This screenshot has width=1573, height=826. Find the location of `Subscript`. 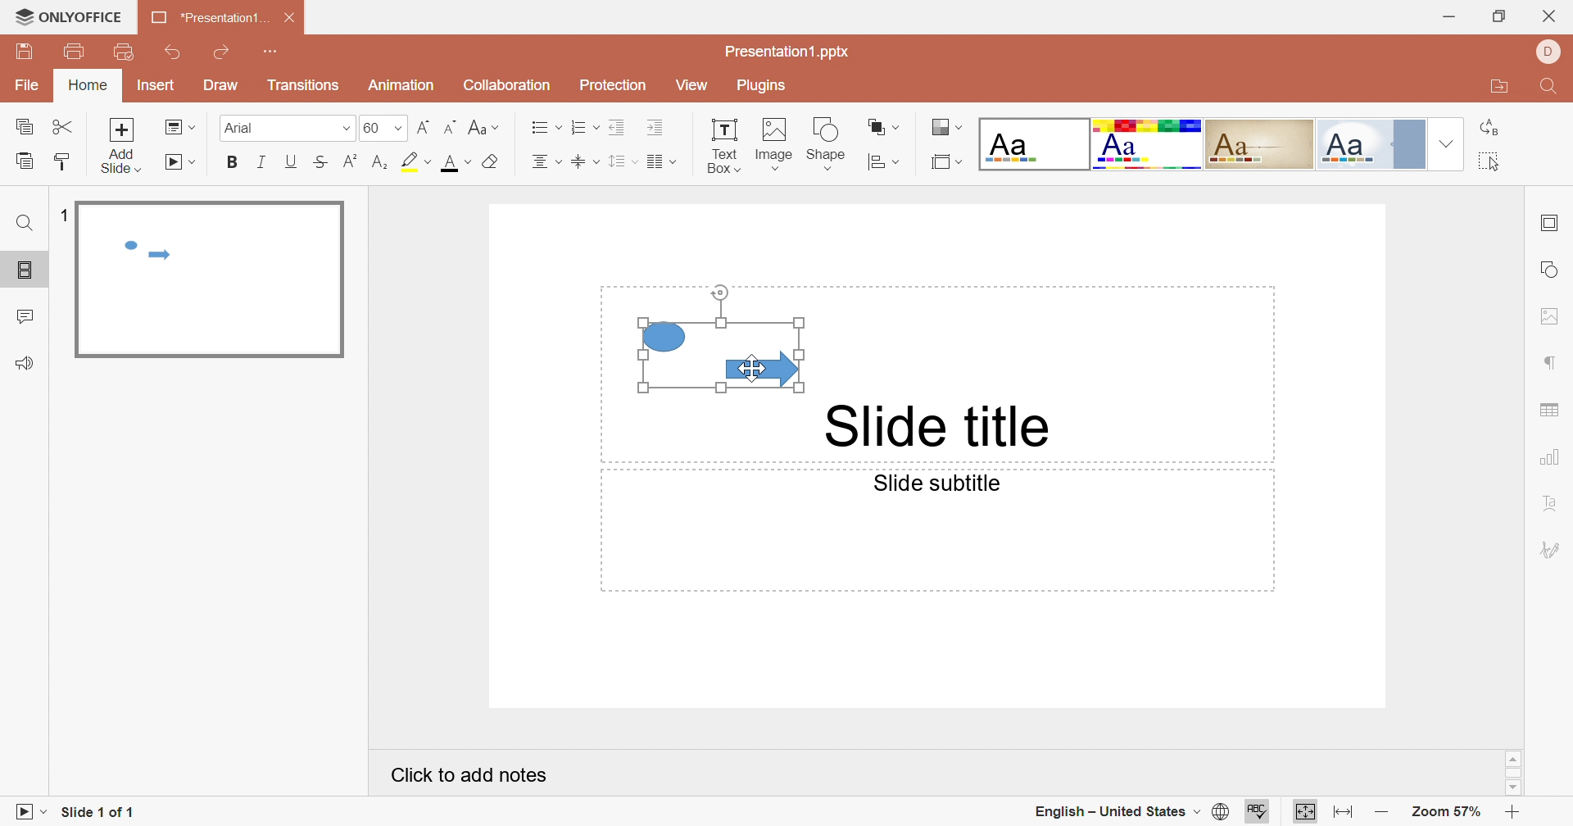

Subscript is located at coordinates (383, 161).